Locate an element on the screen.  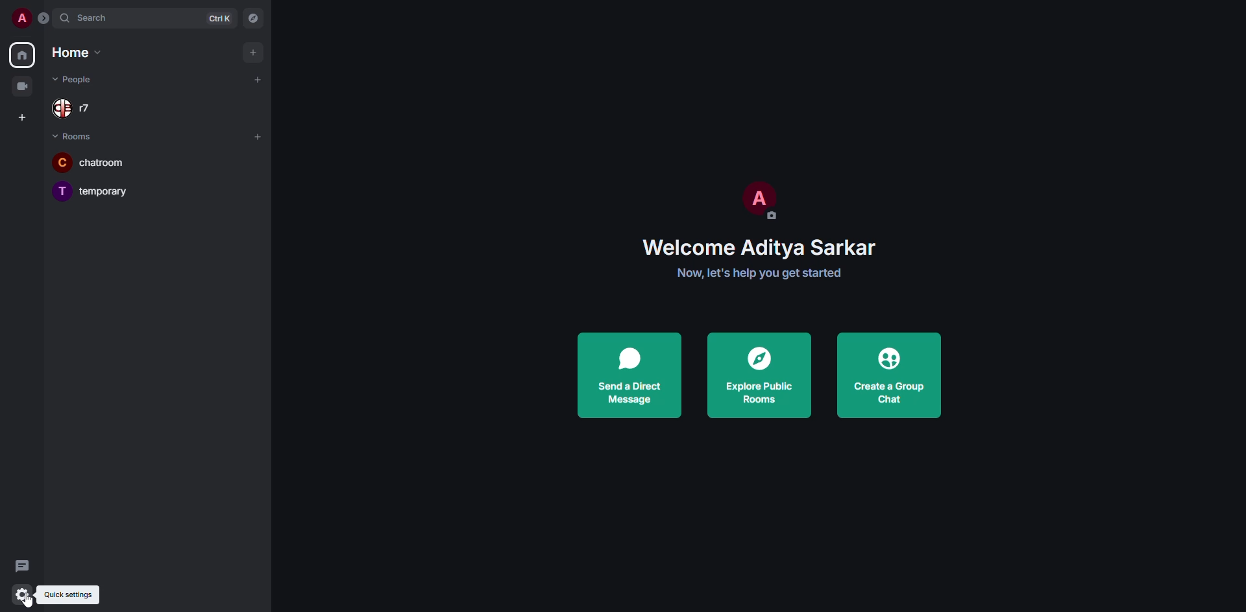
home is located at coordinates (22, 54).